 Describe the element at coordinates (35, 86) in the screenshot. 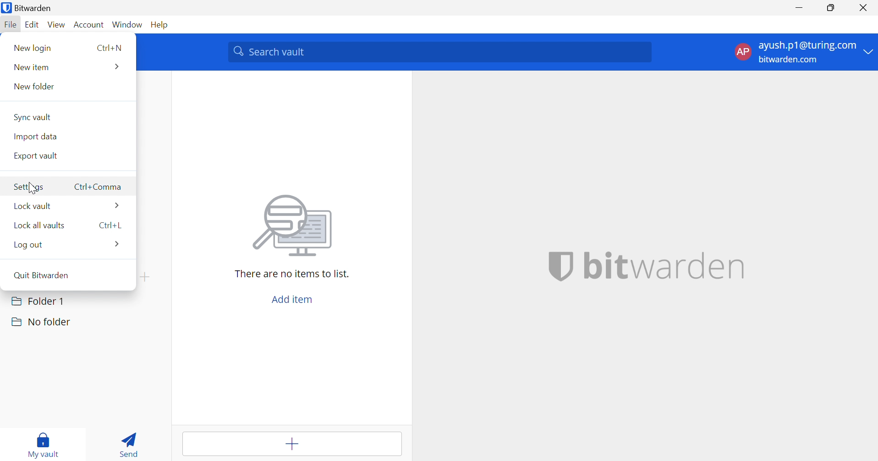

I see `New folder` at that location.